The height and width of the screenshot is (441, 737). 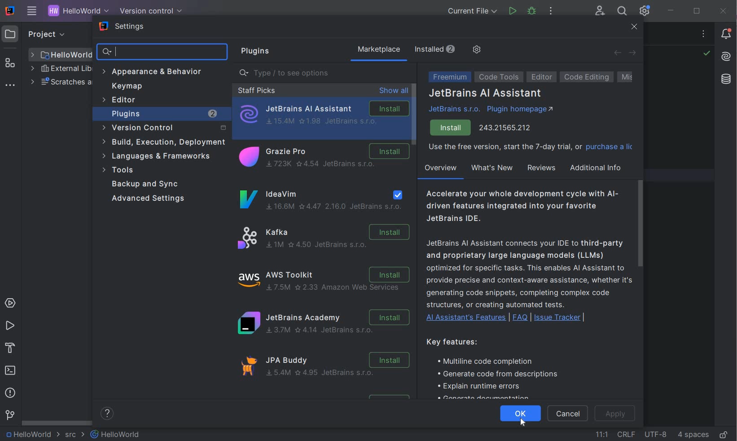 What do you see at coordinates (506, 127) in the screenshot?
I see `address` at bounding box center [506, 127].